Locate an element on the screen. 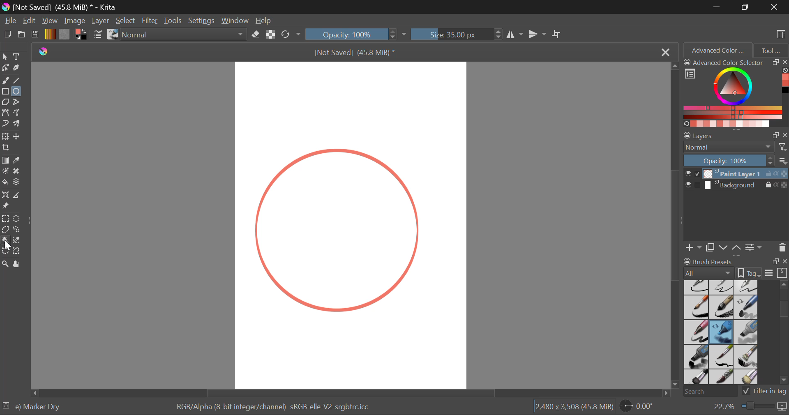  Dynamic Brush Tool is located at coordinates (5, 124).